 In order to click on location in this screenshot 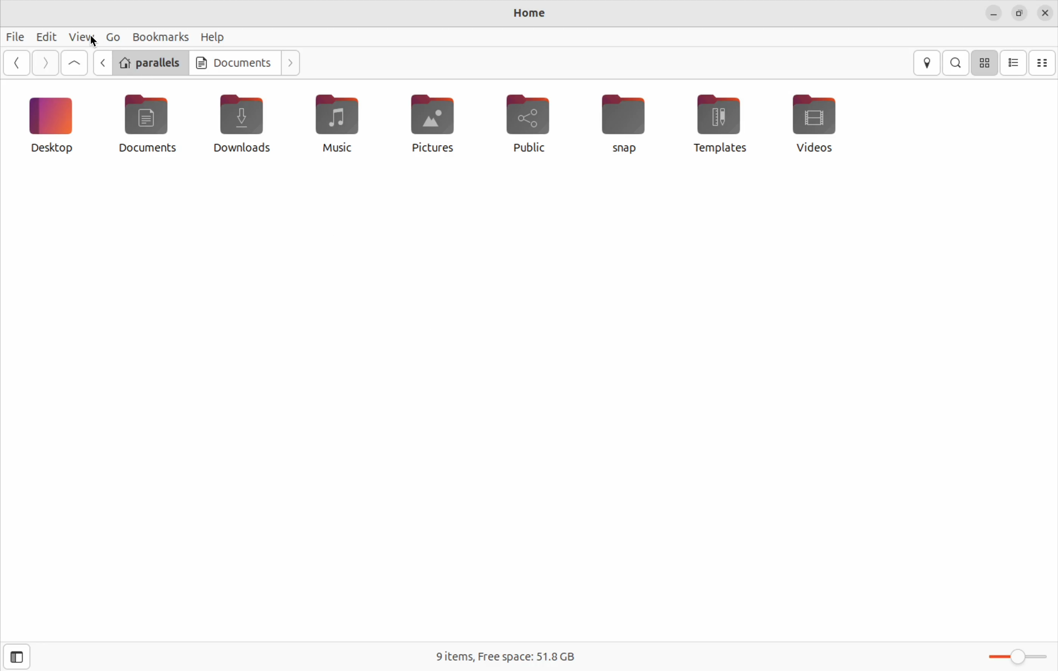, I will do `click(929, 64)`.